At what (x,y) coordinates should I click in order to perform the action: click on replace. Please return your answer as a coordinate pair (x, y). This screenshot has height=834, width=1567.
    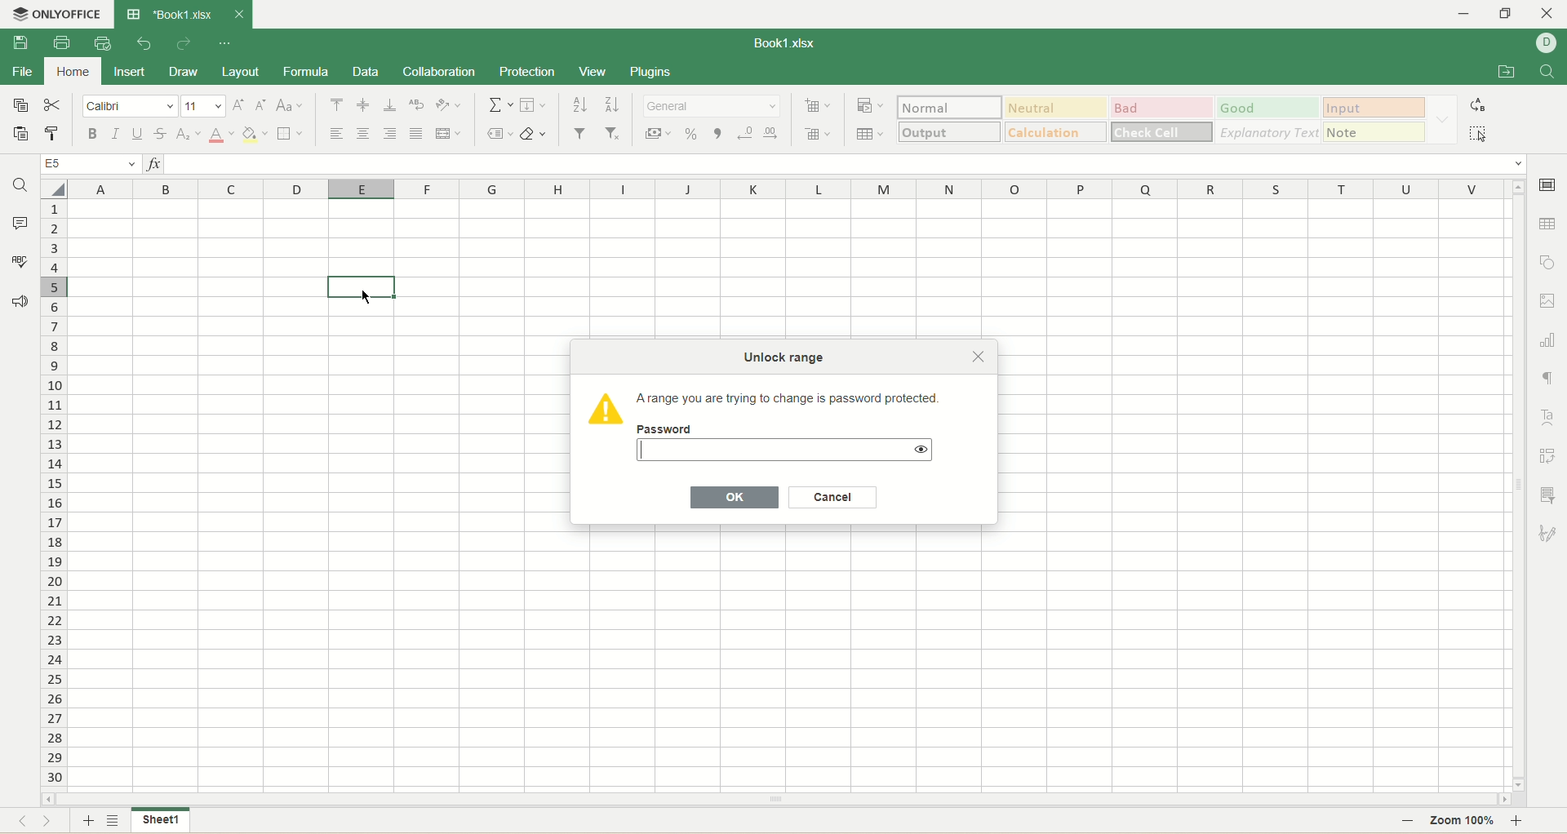
    Looking at the image, I should click on (1482, 107).